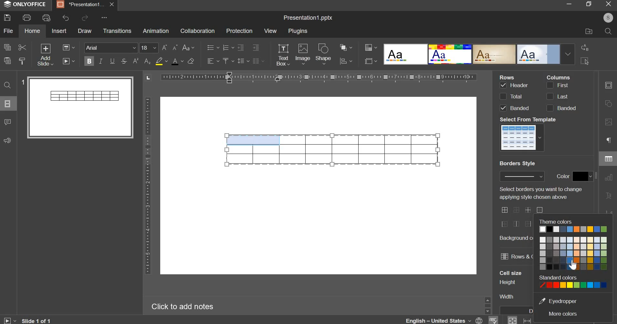  I want to click on justified, so click(258, 61).